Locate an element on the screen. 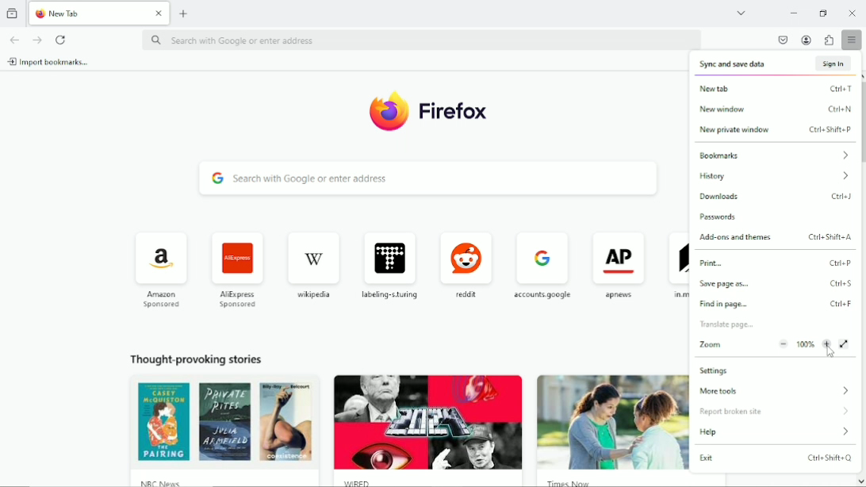 The width and height of the screenshot is (866, 487). Settings is located at coordinates (717, 371).